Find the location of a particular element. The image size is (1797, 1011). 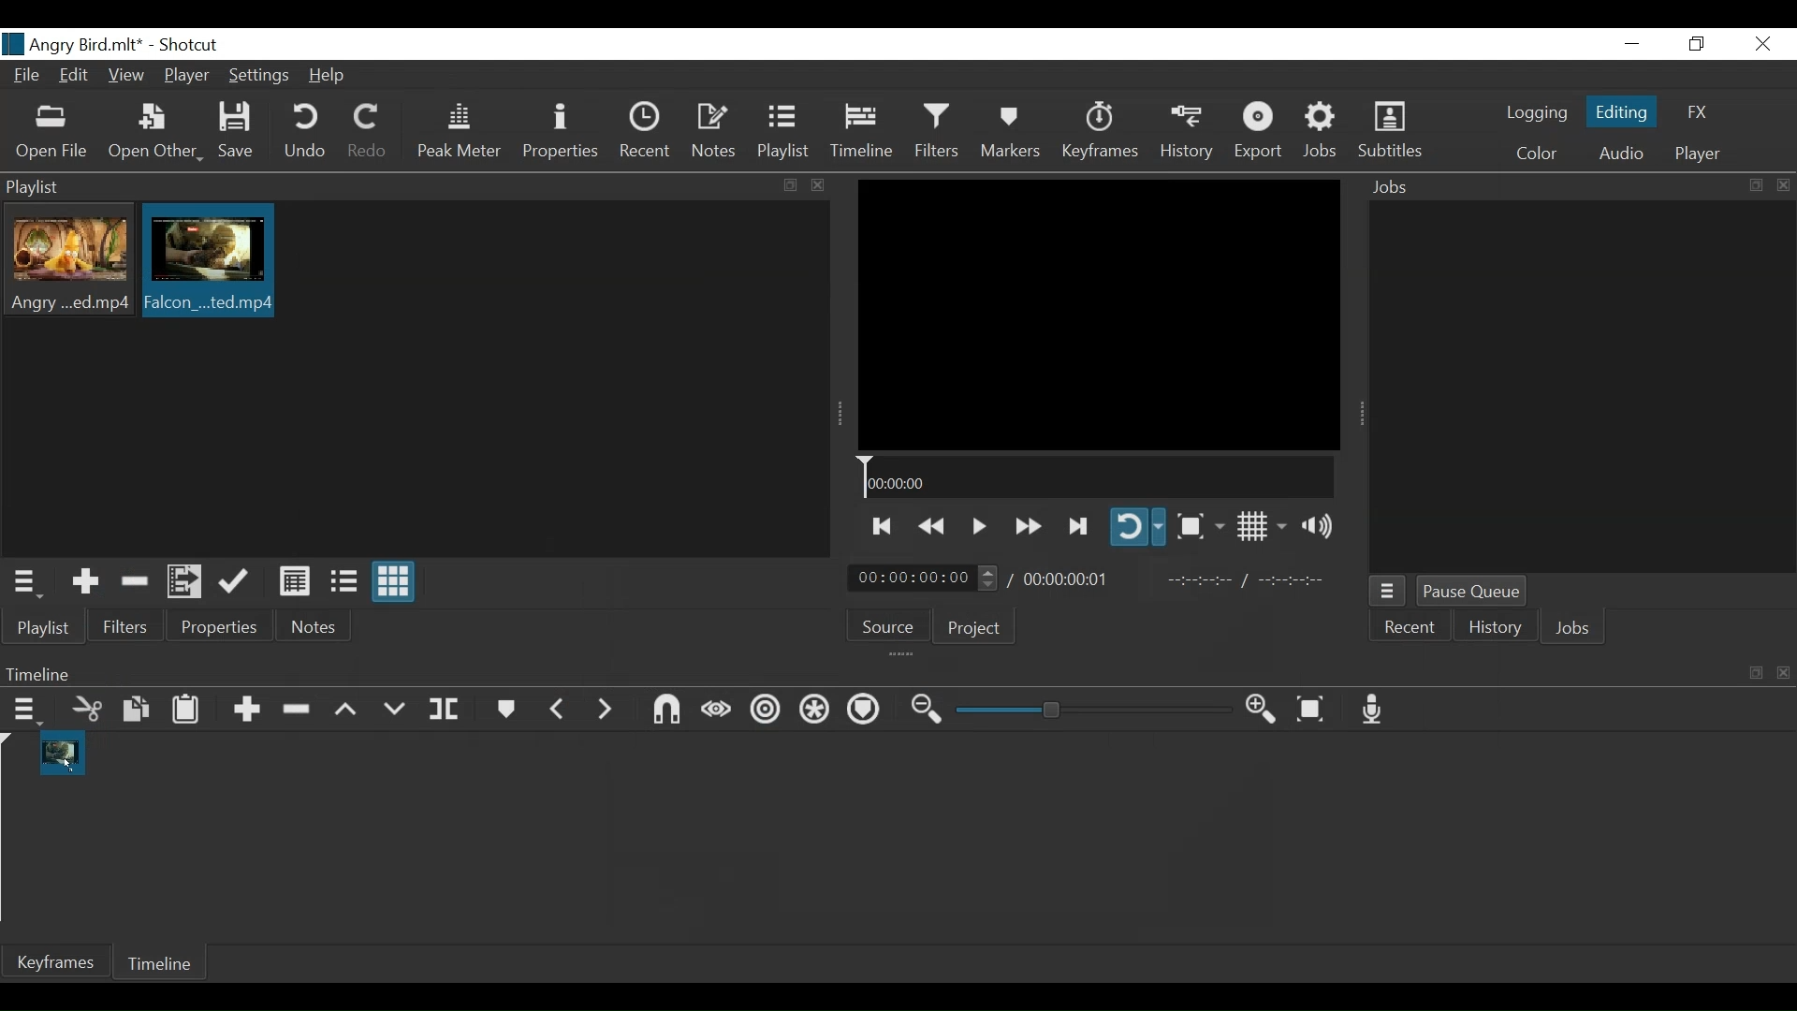

Properties is located at coordinates (562, 131).